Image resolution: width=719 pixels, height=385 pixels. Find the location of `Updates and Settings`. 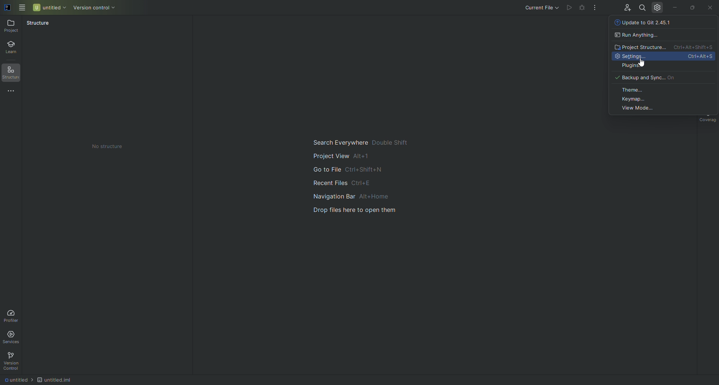

Updates and Settings is located at coordinates (656, 7).